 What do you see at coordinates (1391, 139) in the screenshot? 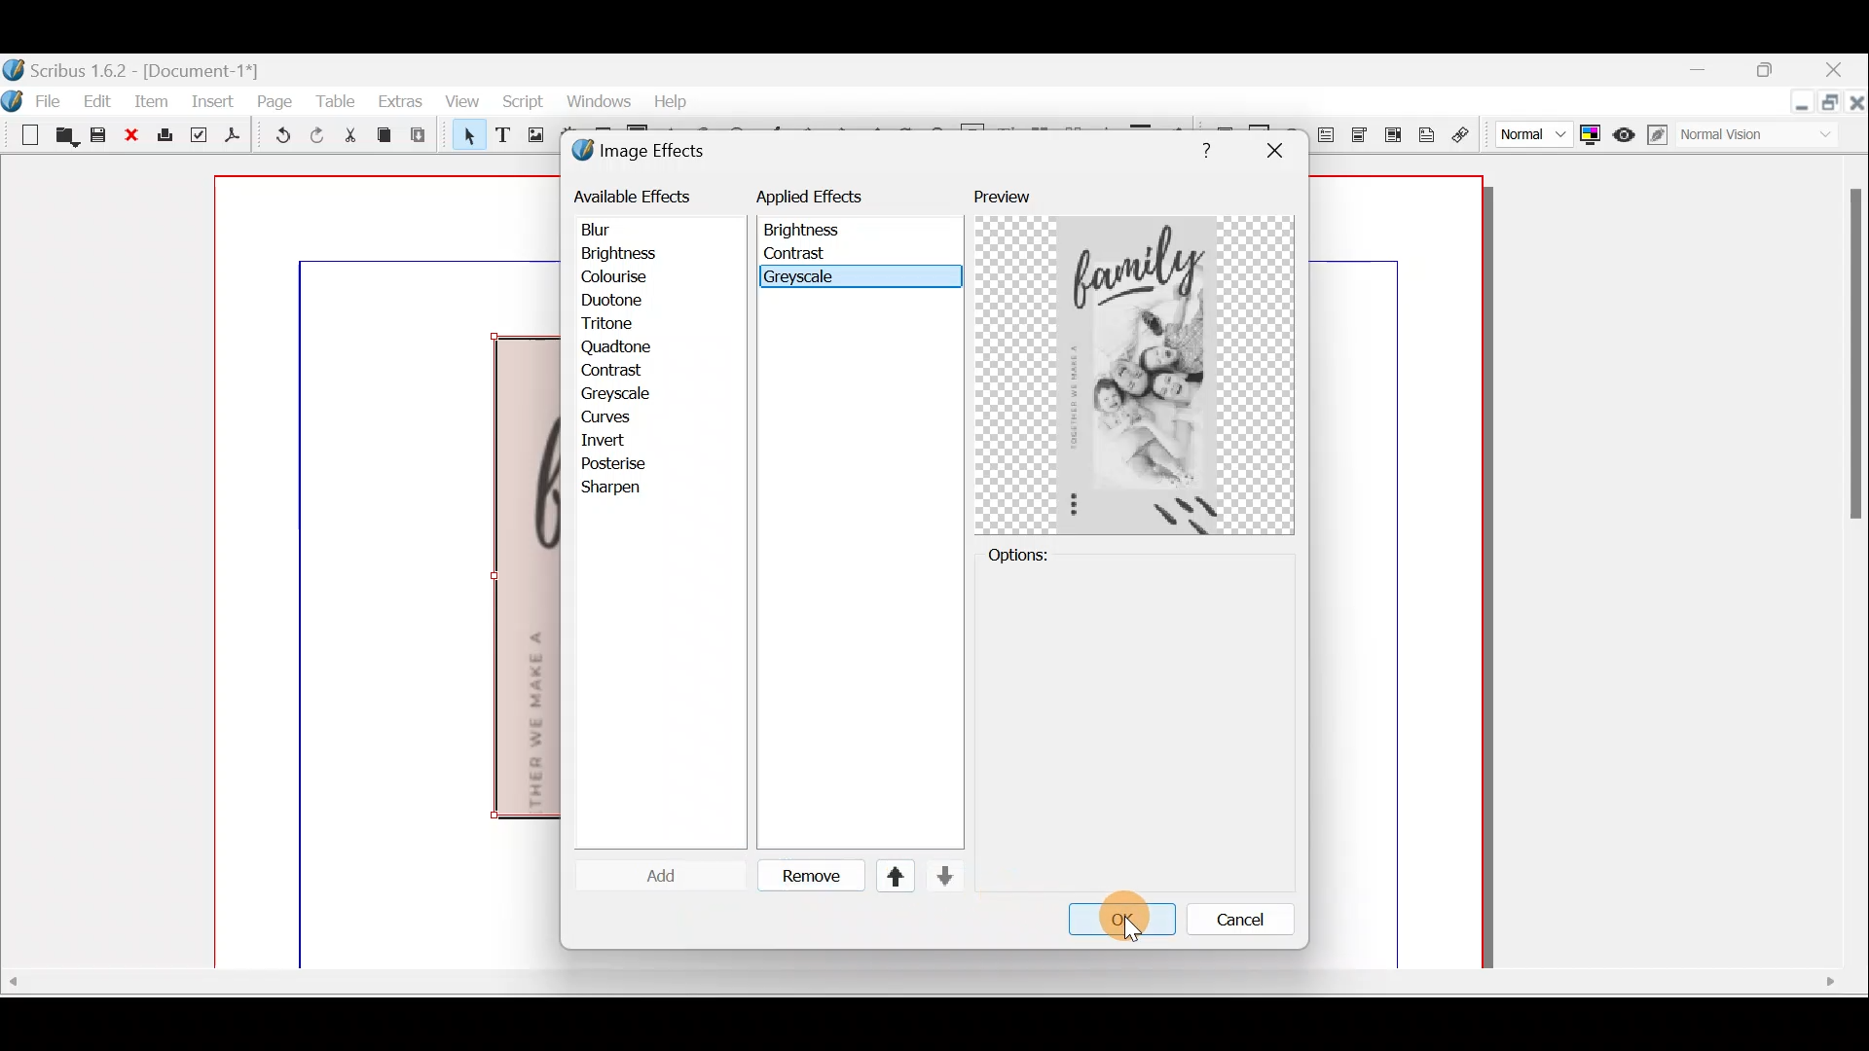
I see `PDF list box` at bounding box center [1391, 139].